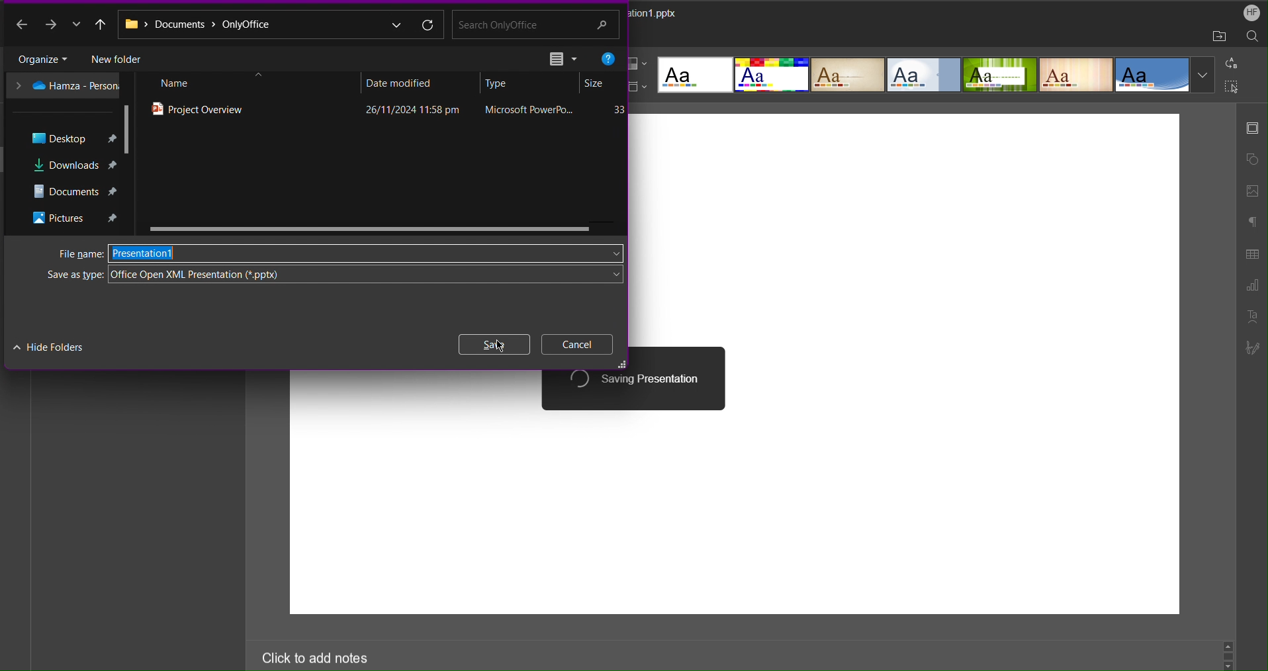  Describe the element at coordinates (1252, 318) in the screenshot. I see `Text Art` at that location.